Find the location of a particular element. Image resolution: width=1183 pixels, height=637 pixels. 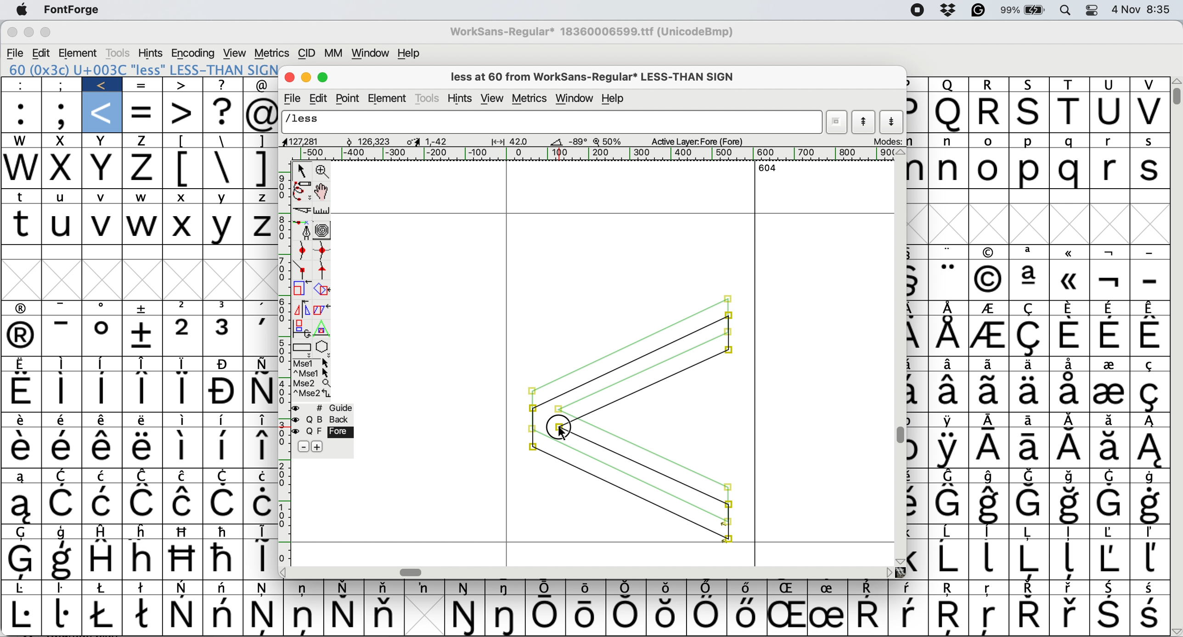

stars and polygons is located at coordinates (323, 346).